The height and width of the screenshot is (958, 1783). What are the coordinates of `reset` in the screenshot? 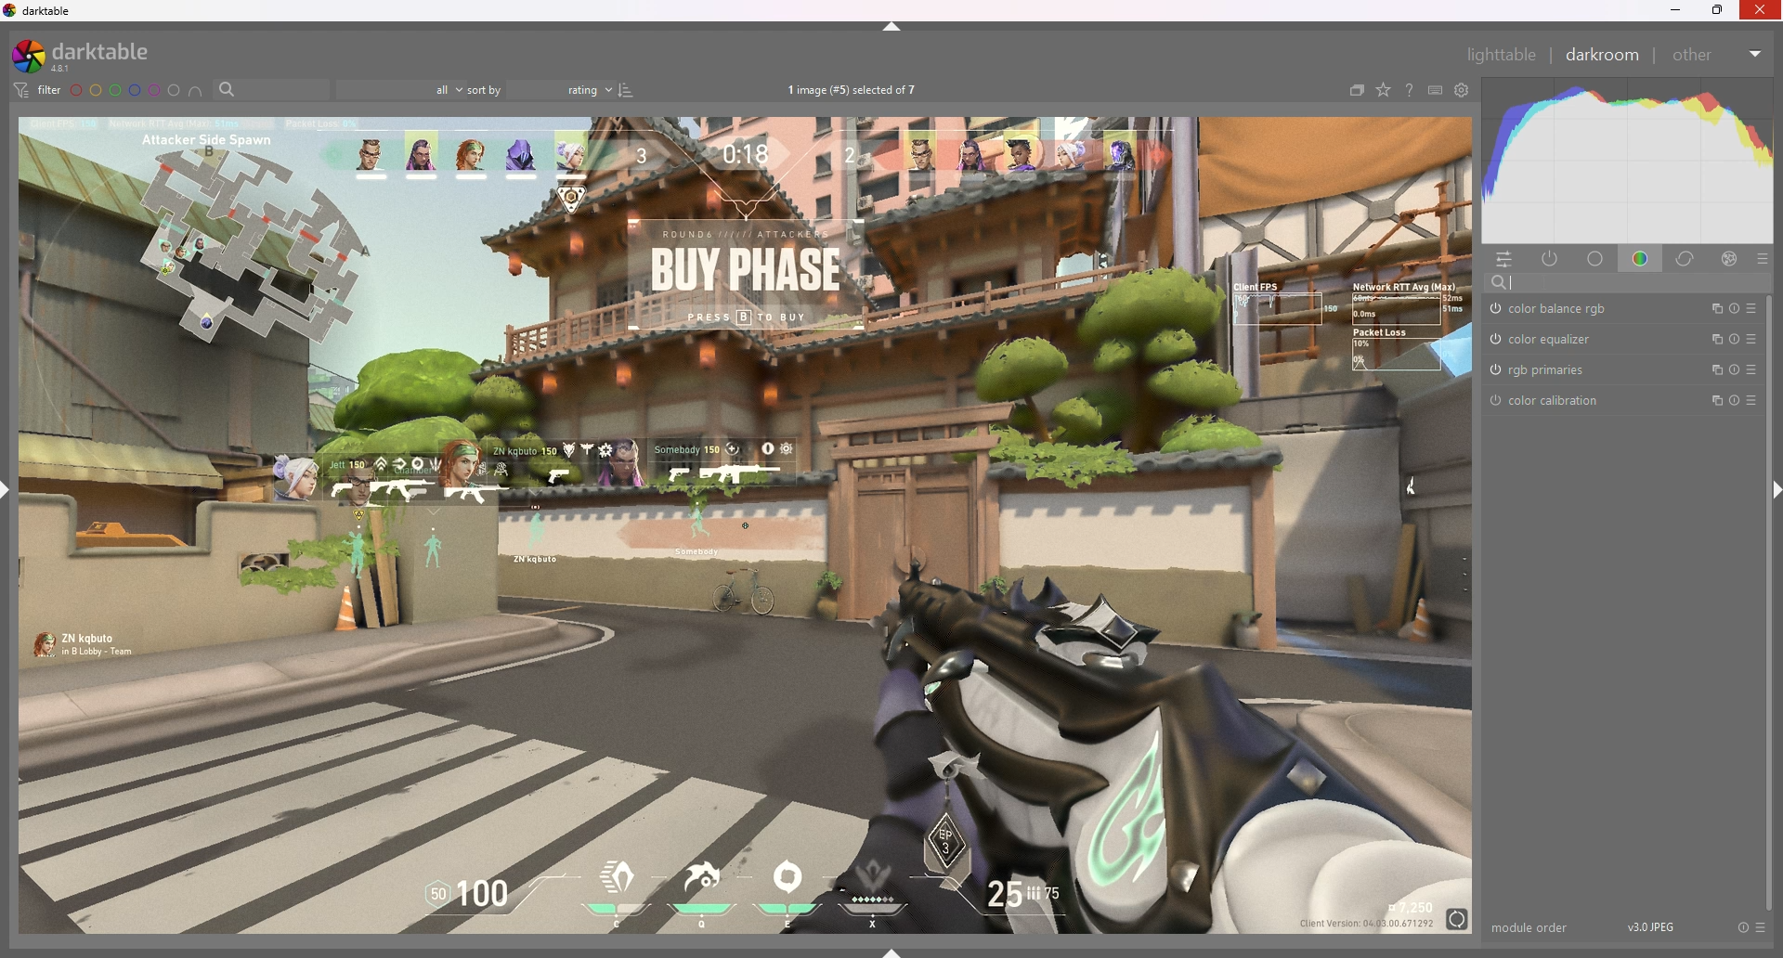 It's located at (1733, 371).